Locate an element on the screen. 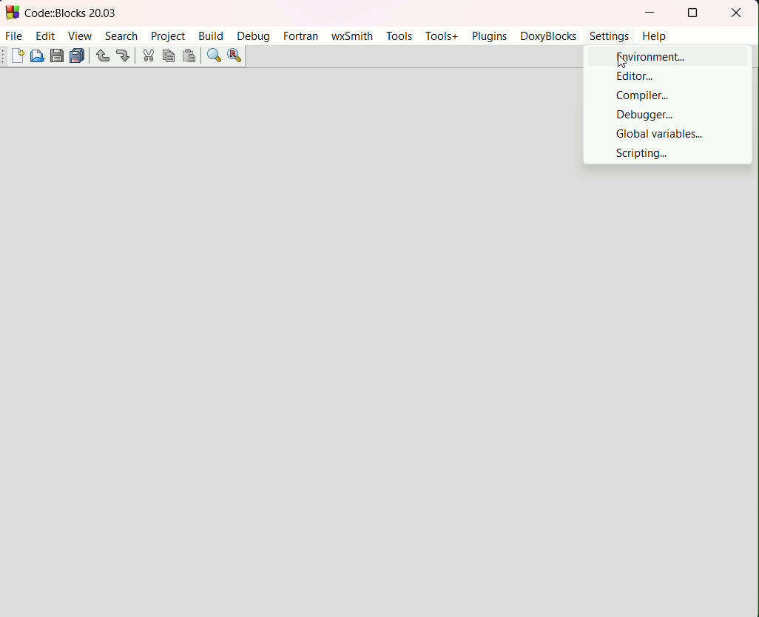 The height and width of the screenshot is (617, 759). wxsmith is located at coordinates (353, 36).